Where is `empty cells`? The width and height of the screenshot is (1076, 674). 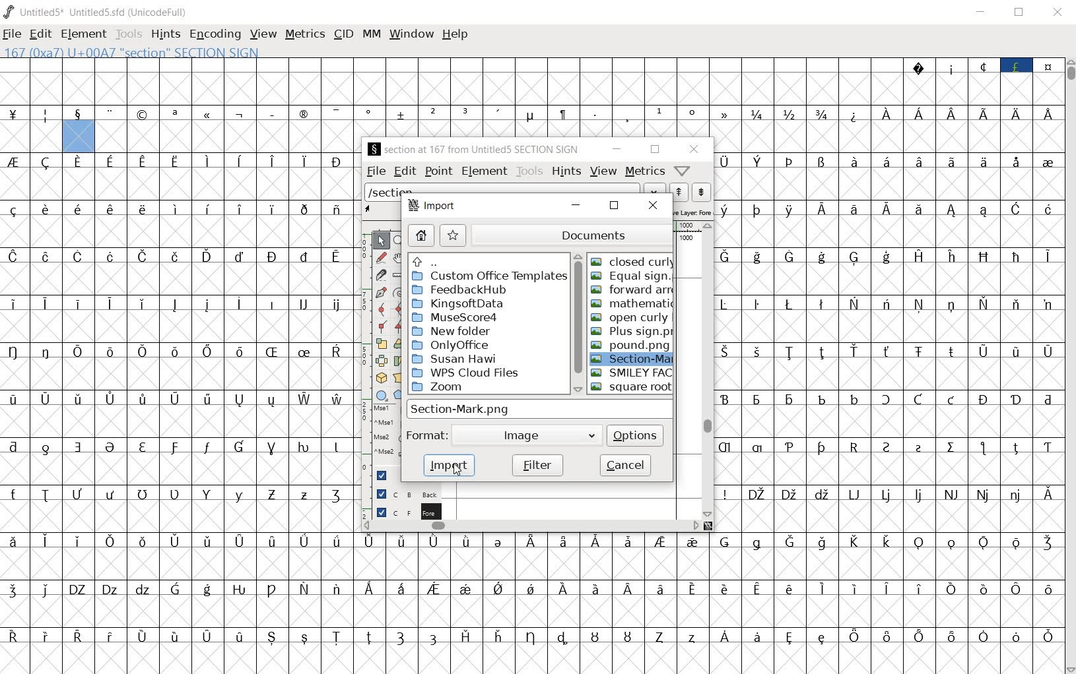
empty cells is located at coordinates (533, 611).